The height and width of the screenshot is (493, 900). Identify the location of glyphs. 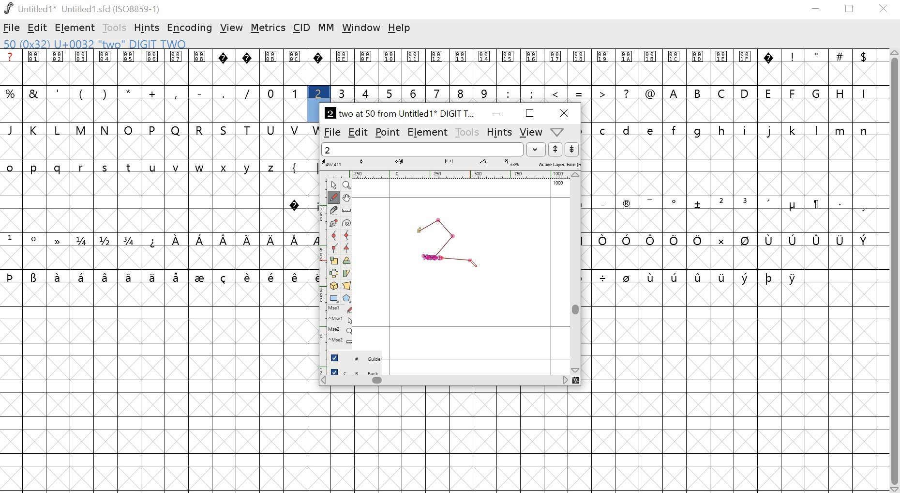
(736, 206).